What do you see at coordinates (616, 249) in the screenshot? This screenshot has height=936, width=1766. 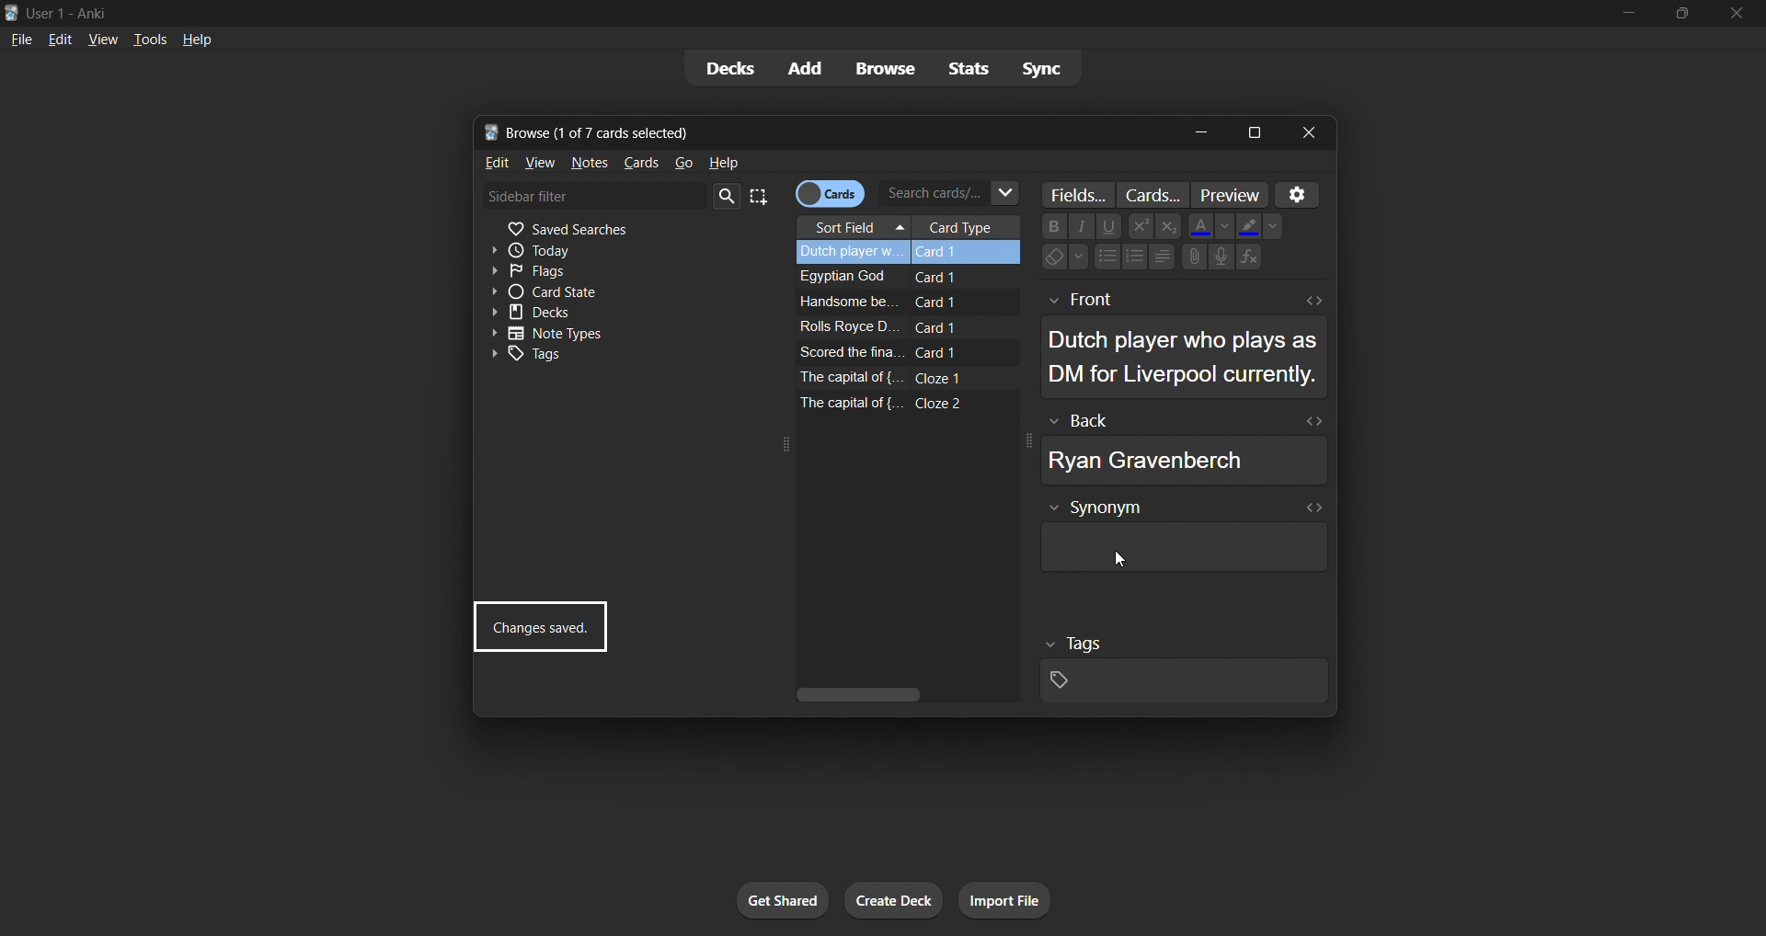 I see `today filter toggle` at bounding box center [616, 249].